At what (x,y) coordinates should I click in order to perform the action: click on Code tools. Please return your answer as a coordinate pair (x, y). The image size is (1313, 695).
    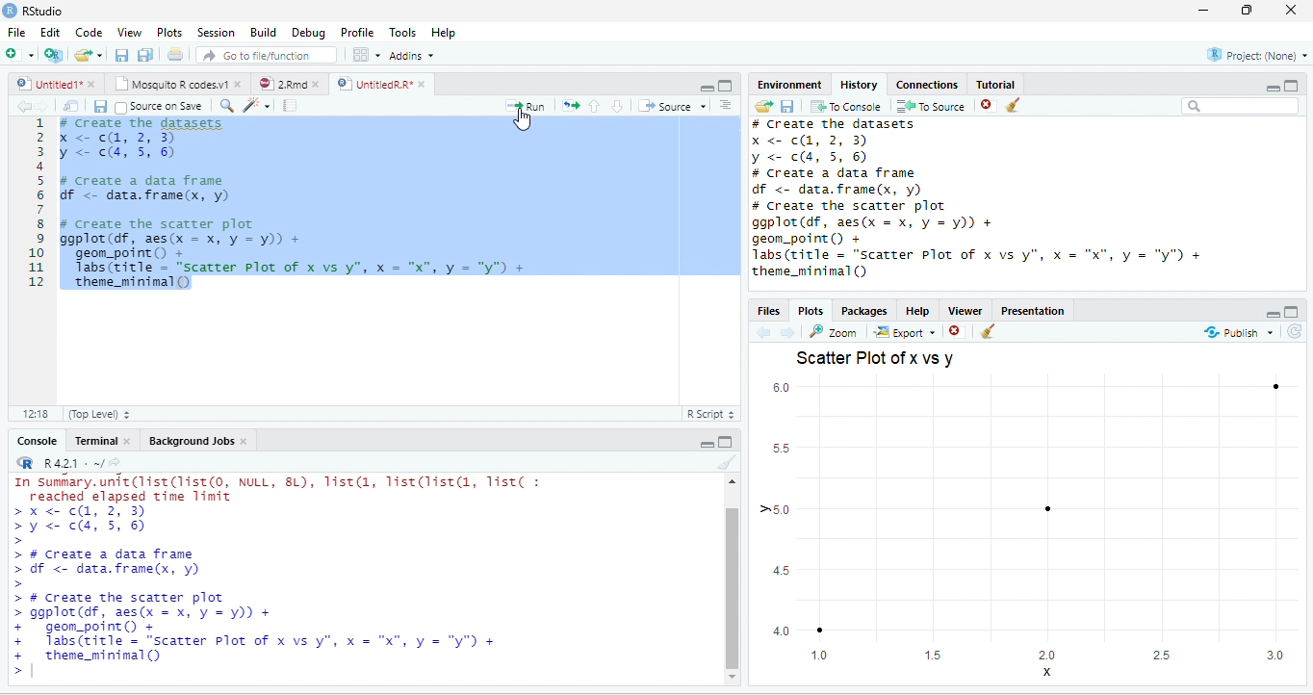
    Looking at the image, I should click on (258, 106).